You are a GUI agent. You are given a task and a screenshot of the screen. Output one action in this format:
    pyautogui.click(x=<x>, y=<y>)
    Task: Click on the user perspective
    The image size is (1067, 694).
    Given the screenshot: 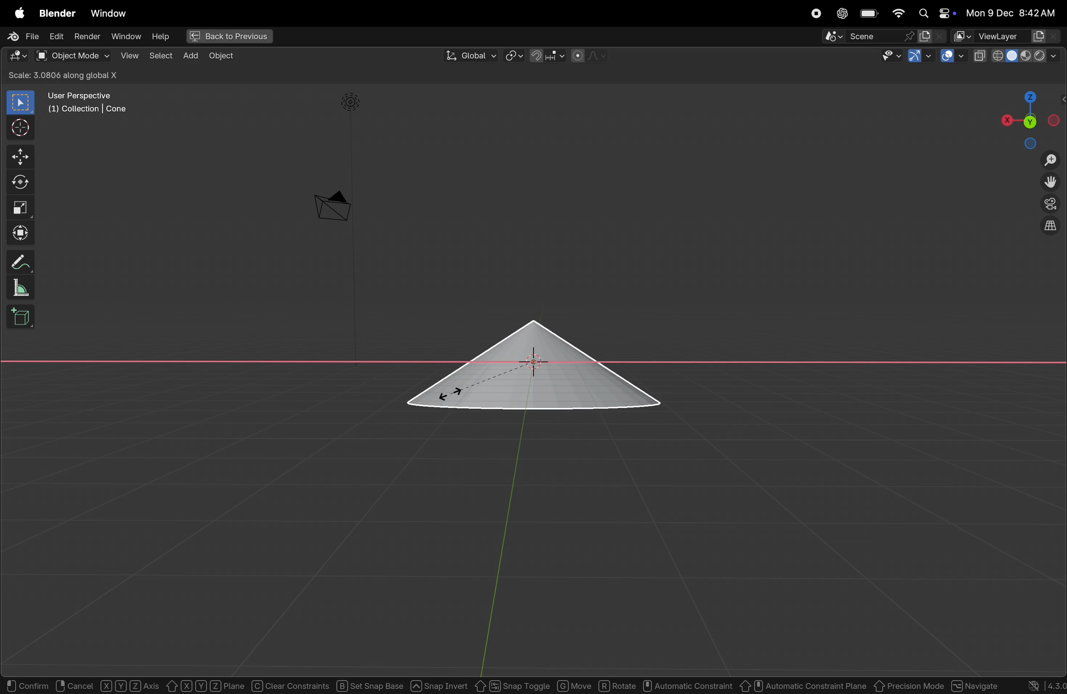 What is the action you would take?
    pyautogui.click(x=89, y=101)
    